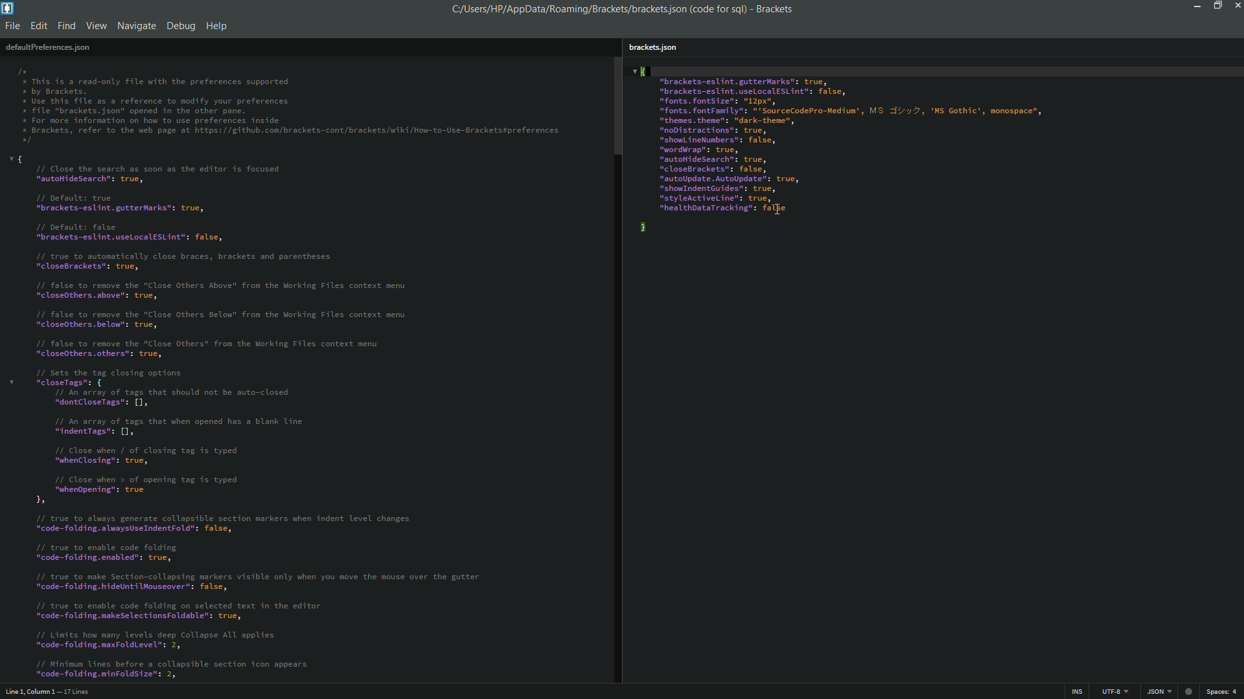 The image size is (1244, 699). Describe the element at coordinates (259, 416) in the screenshot. I see `Setting options` at that location.